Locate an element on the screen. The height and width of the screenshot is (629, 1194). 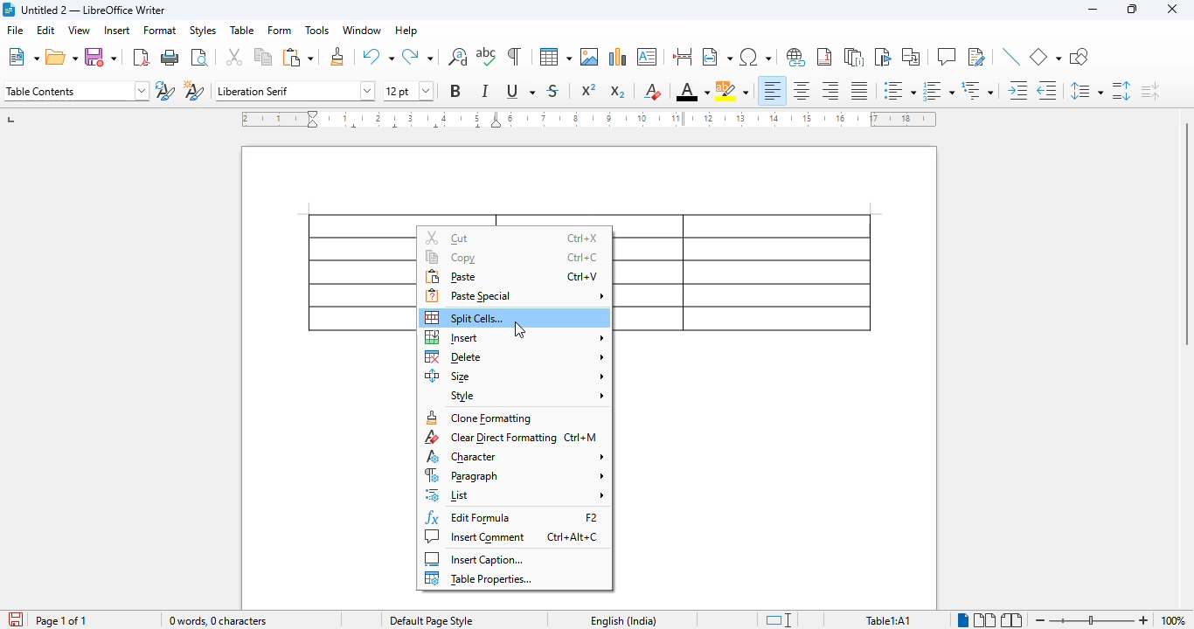
book view is located at coordinates (1011, 619).